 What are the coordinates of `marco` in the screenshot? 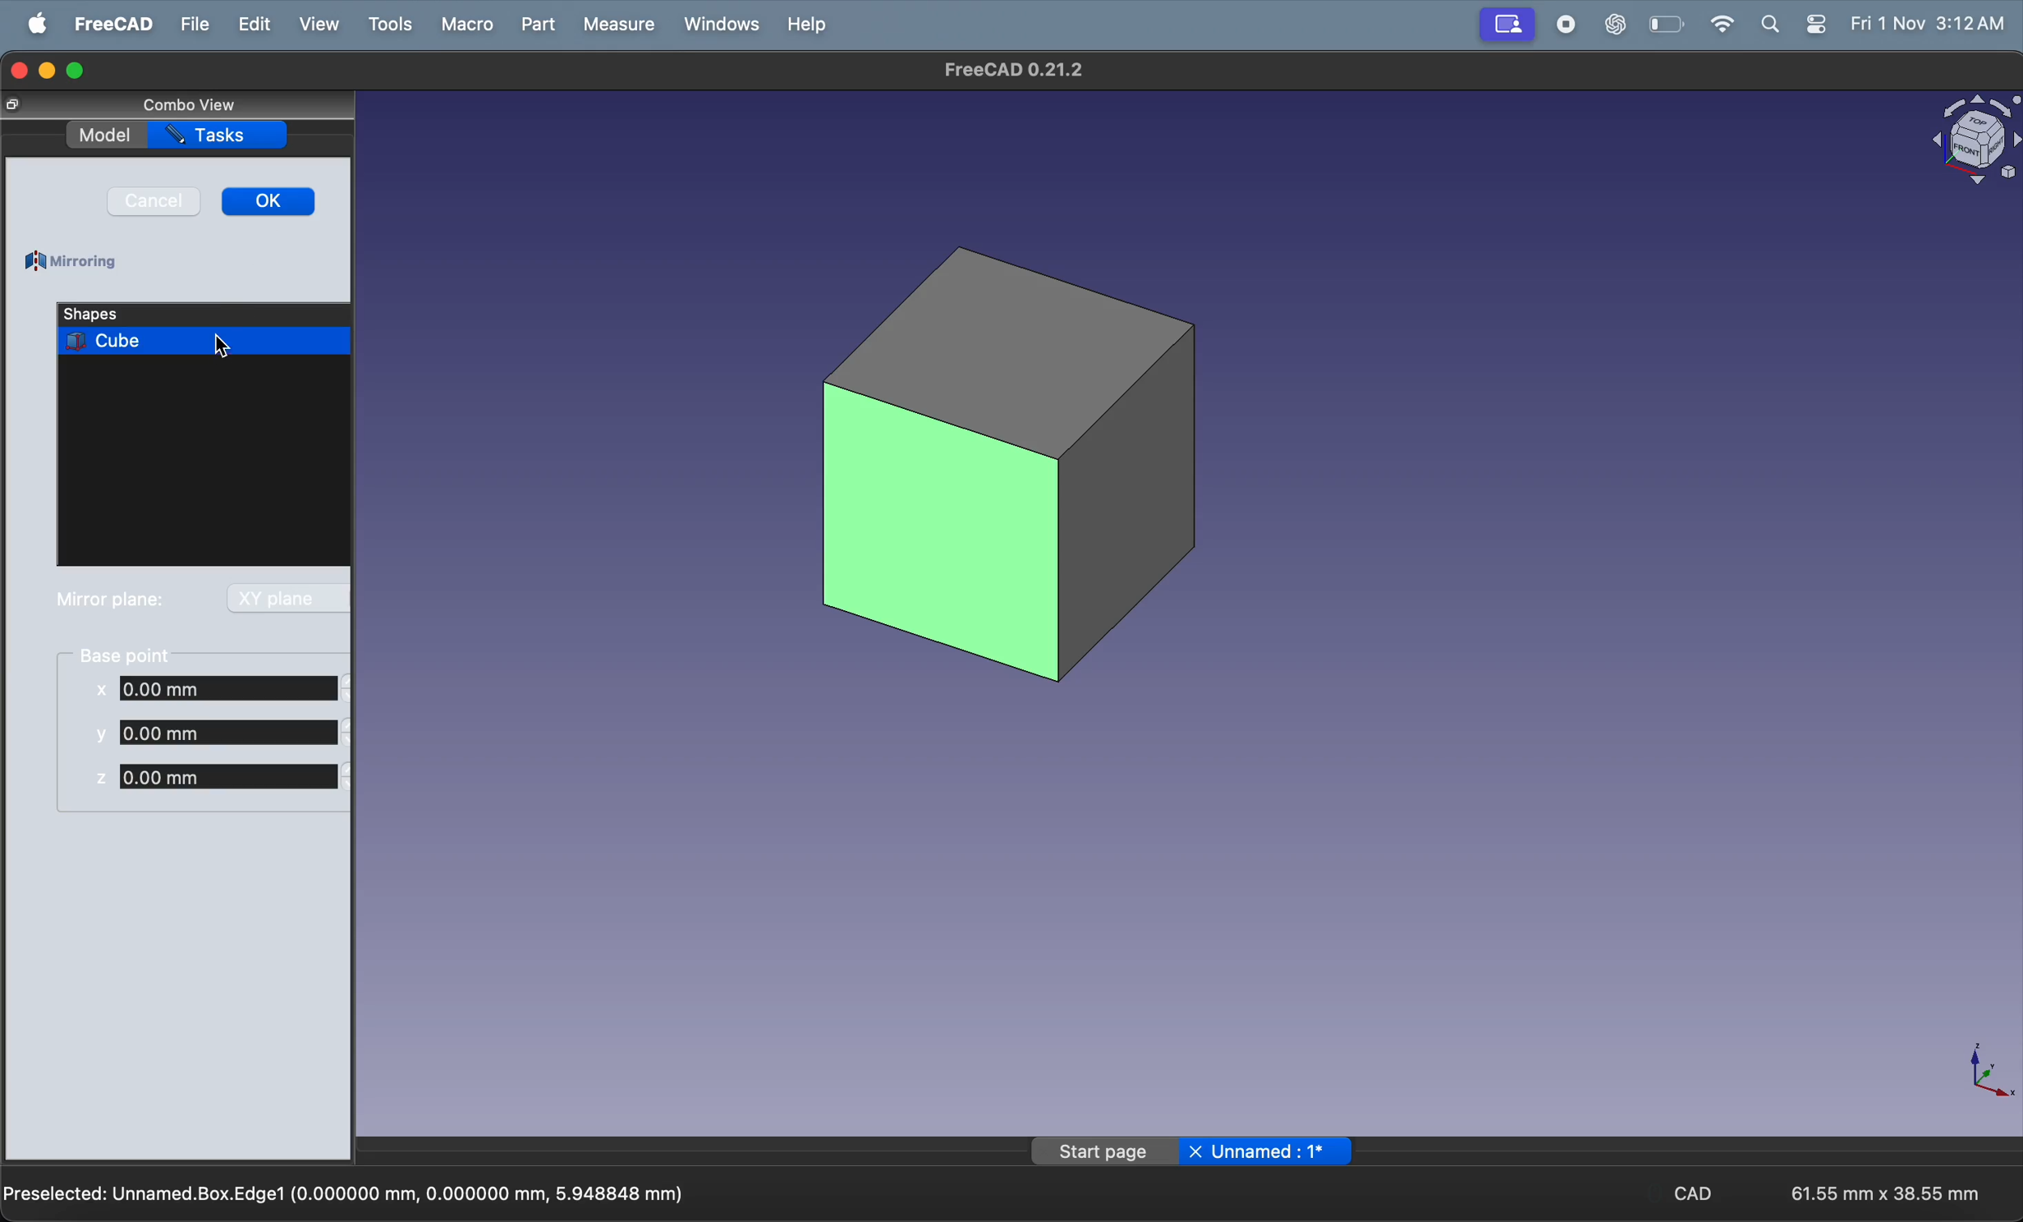 It's located at (467, 25).